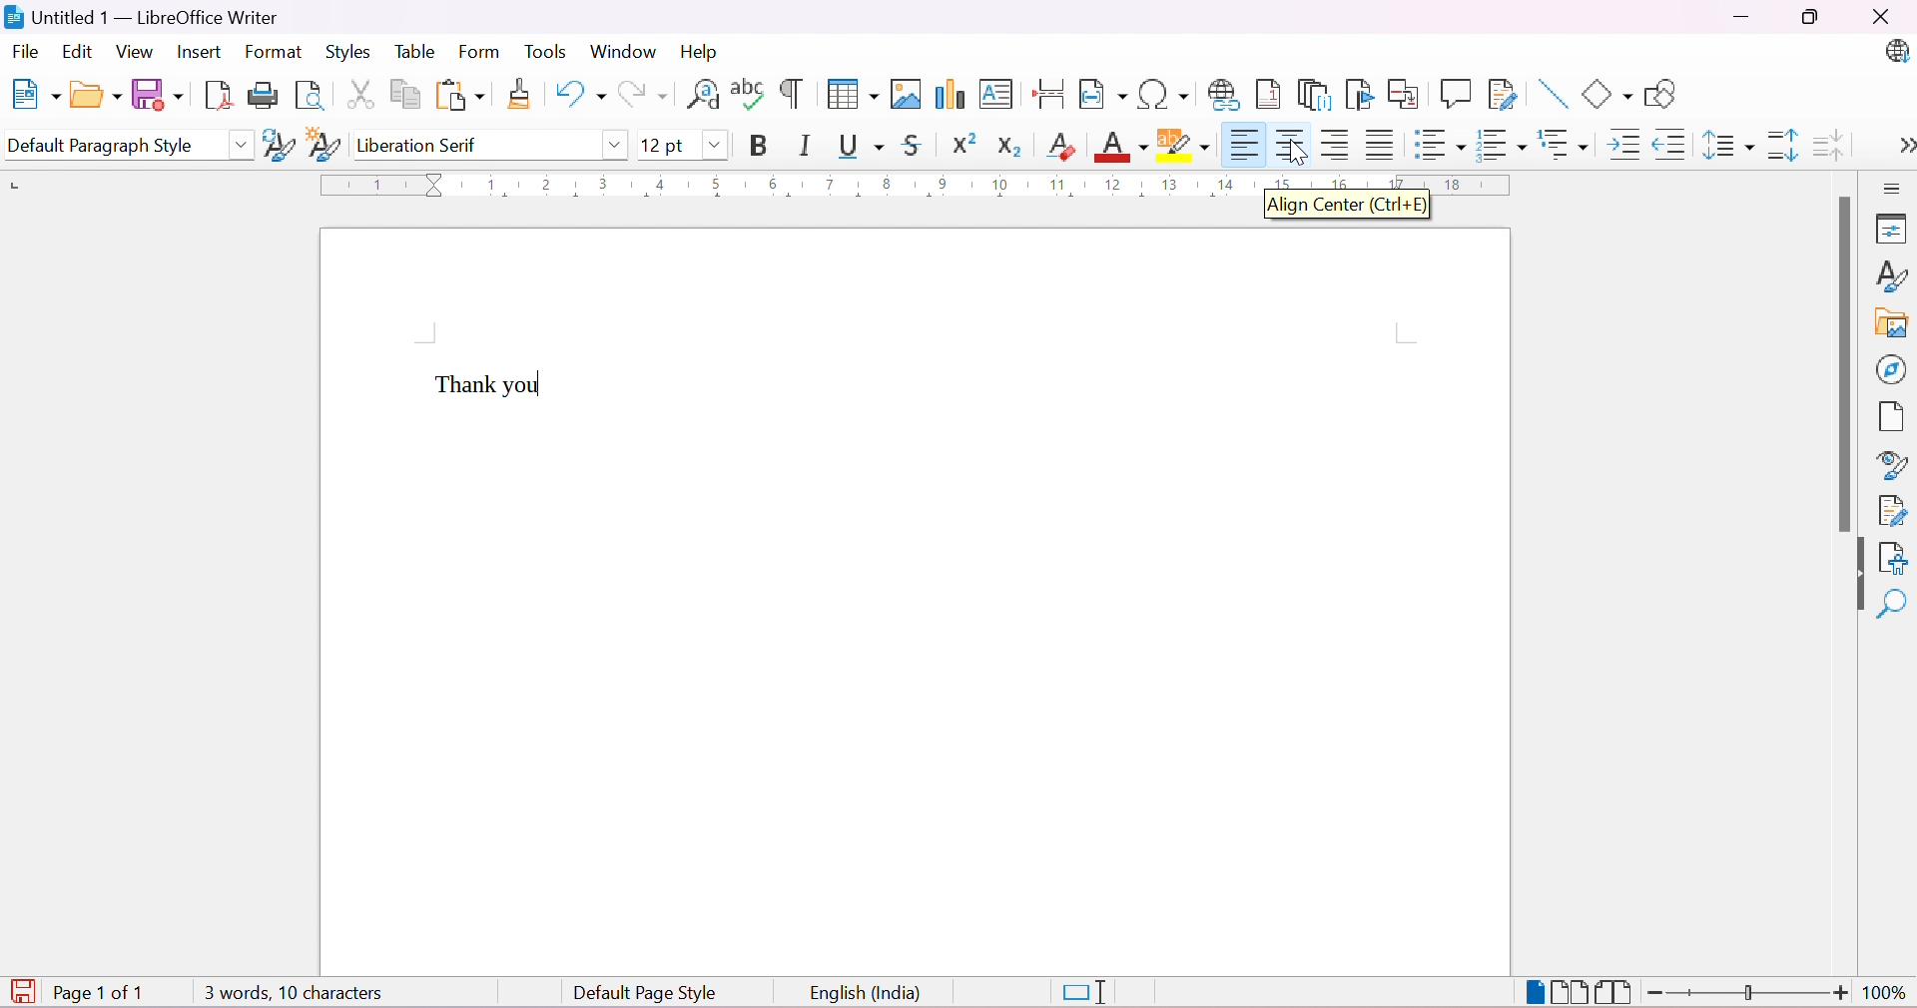 The image size is (1917, 1008). I want to click on Bold, so click(765, 145).